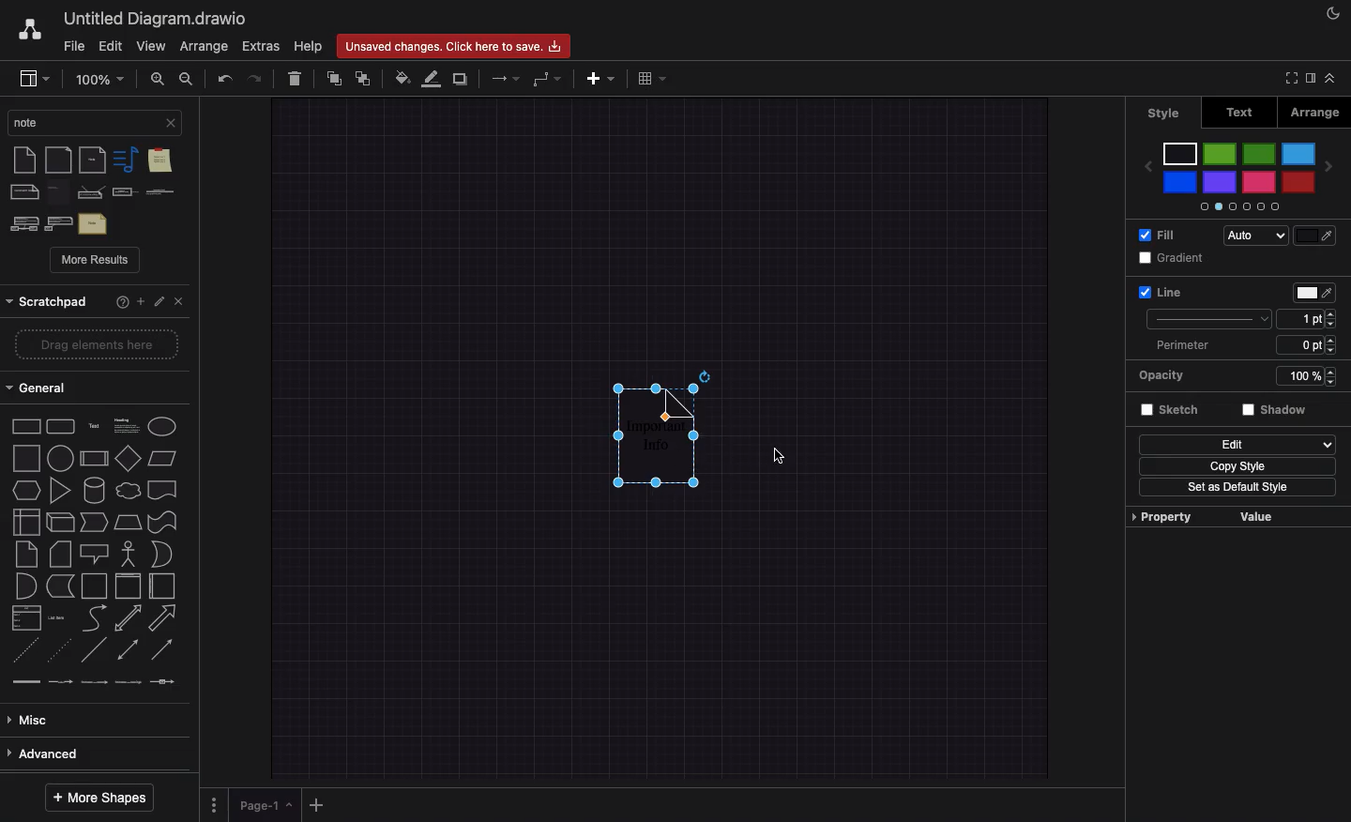 The width and height of the screenshot is (1351, 822). Describe the element at coordinates (24, 656) in the screenshot. I see `dashed` at that location.